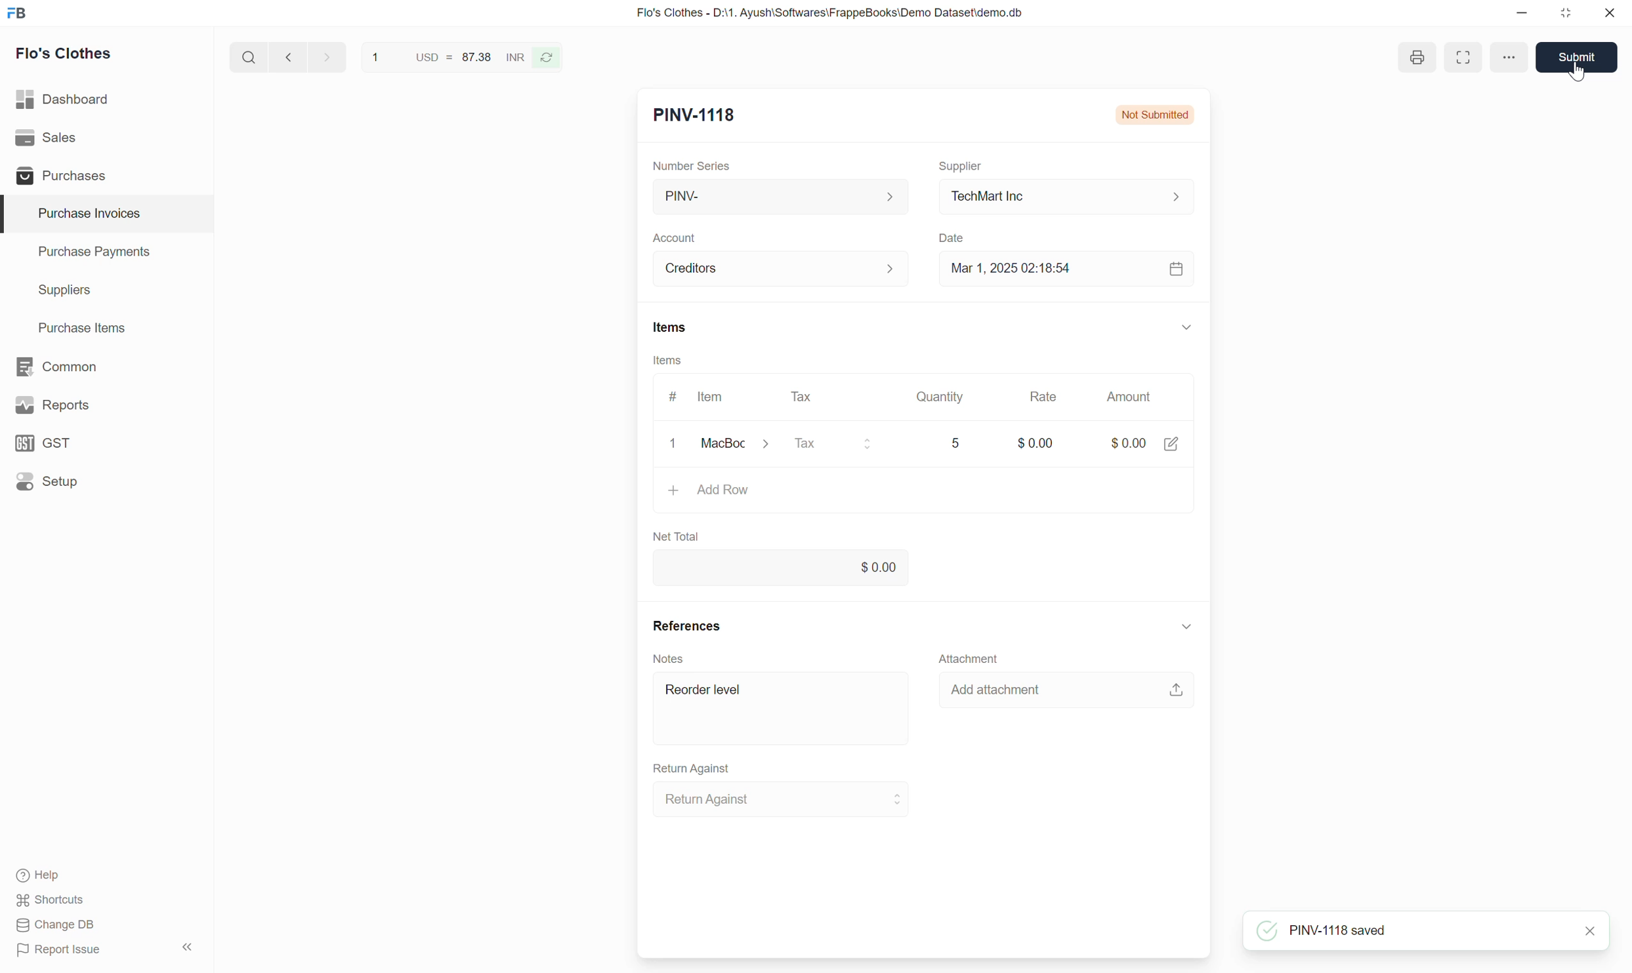  Describe the element at coordinates (1462, 57) in the screenshot. I see `Toggle between form and full width` at that location.